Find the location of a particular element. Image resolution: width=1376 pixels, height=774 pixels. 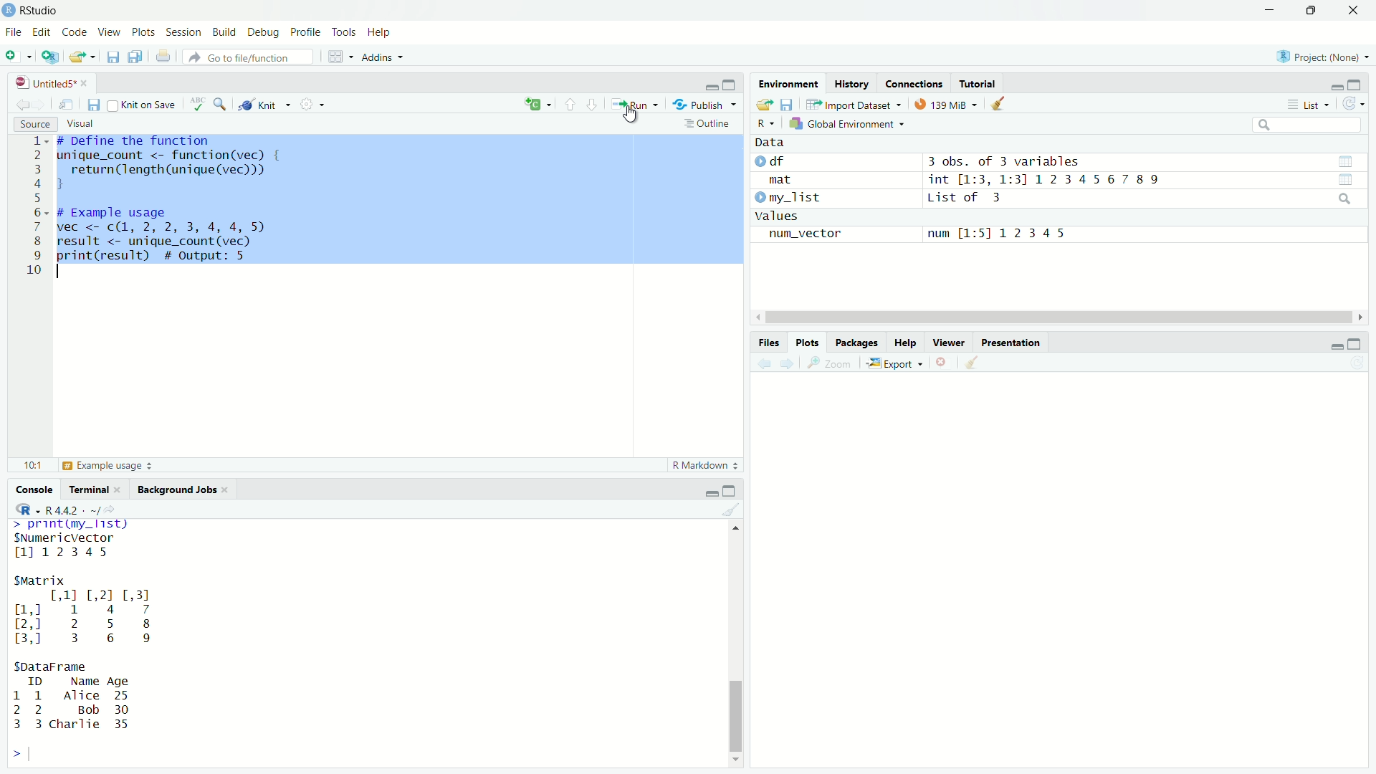

Source is located at coordinates (33, 123).